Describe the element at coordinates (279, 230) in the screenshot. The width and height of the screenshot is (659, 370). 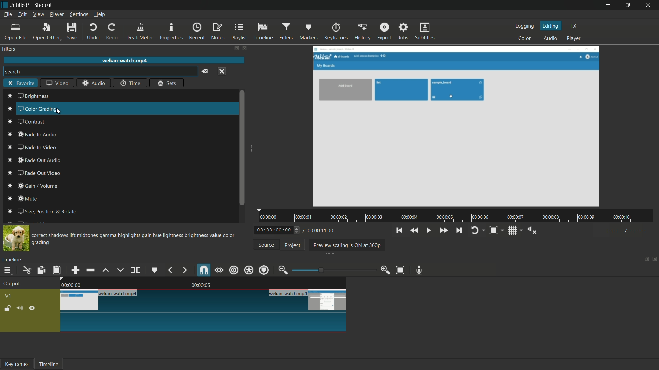
I see `current time` at that location.